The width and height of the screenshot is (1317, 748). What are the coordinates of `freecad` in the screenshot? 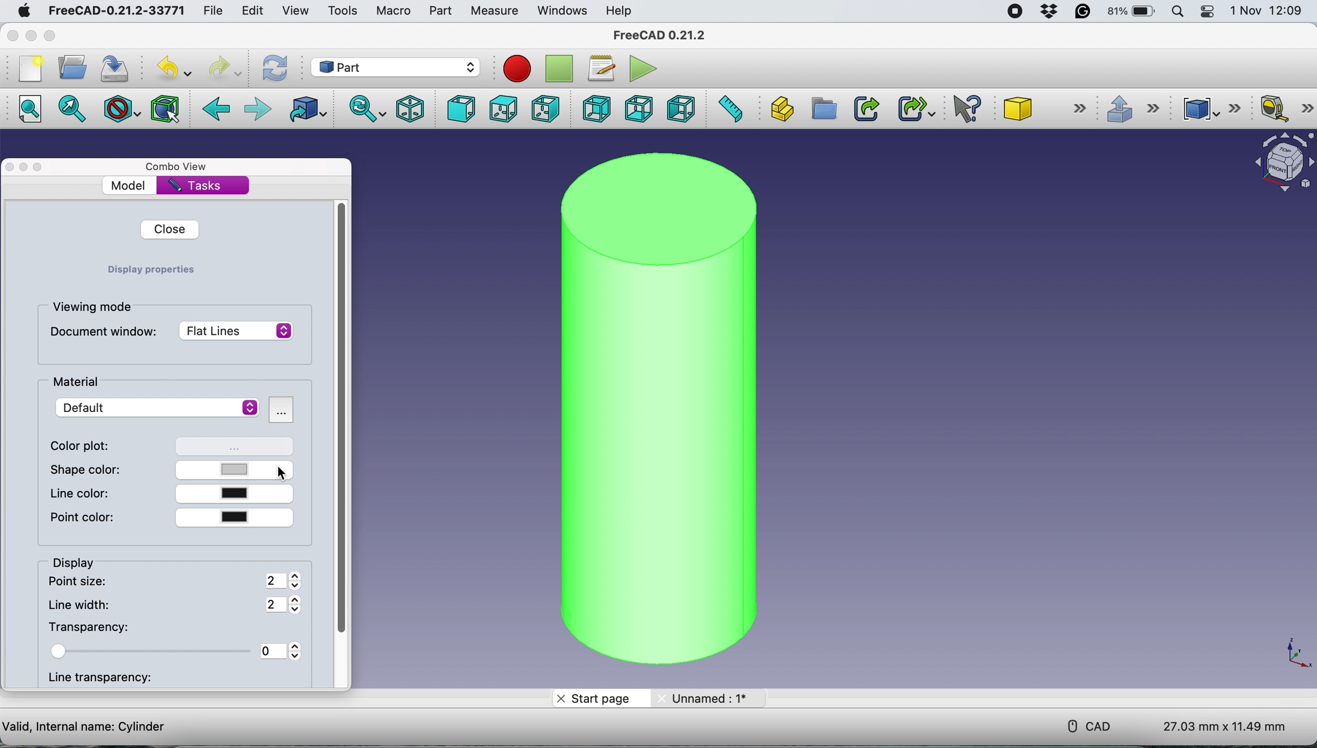 It's located at (660, 33).